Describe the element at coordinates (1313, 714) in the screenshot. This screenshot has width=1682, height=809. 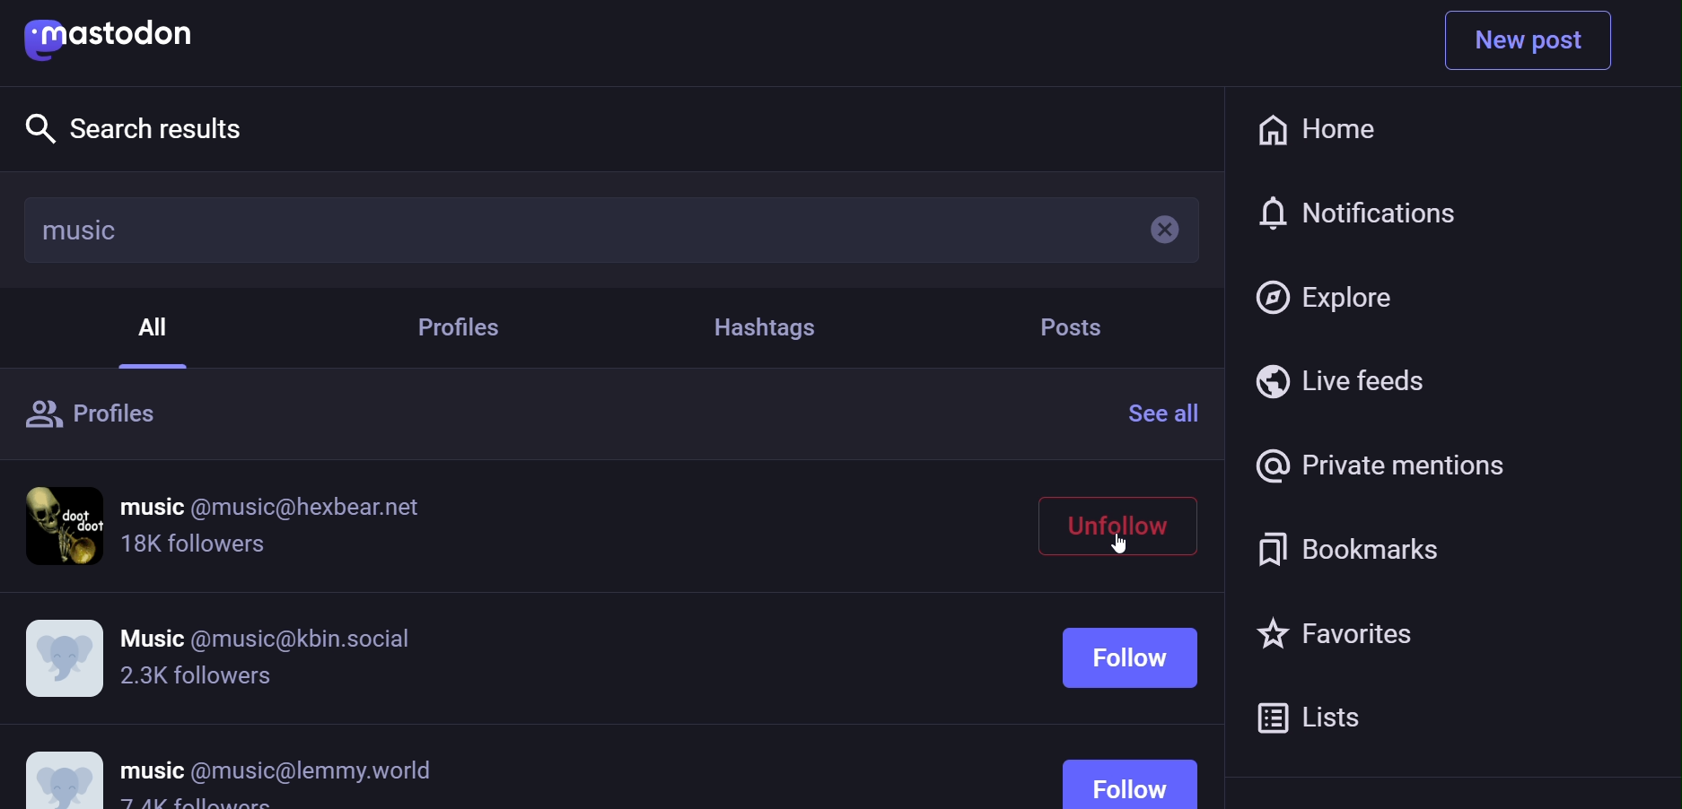
I see `list` at that location.